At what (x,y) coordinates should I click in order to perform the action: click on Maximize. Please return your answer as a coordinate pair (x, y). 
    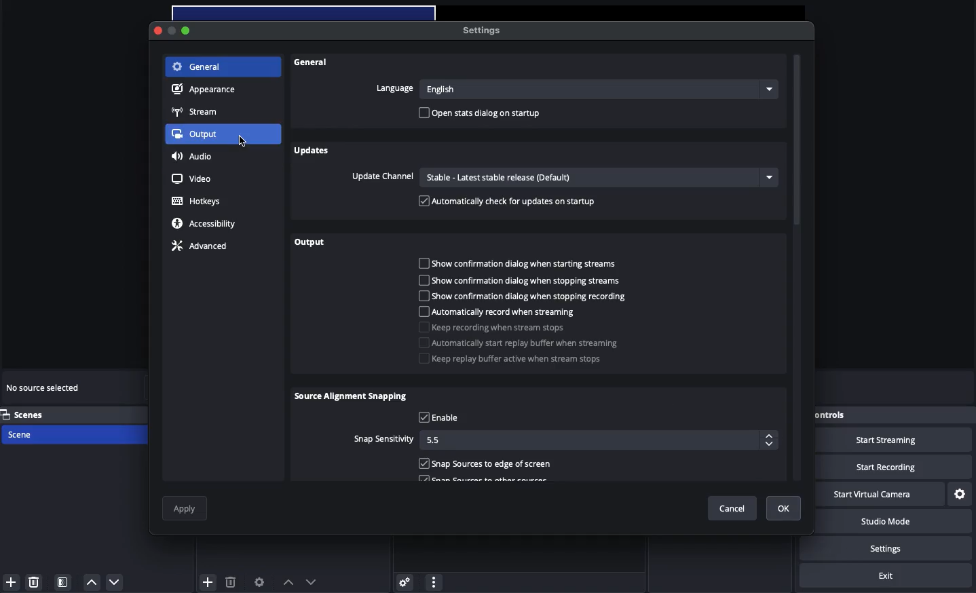
    Looking at the image, I should click on (192, 33).